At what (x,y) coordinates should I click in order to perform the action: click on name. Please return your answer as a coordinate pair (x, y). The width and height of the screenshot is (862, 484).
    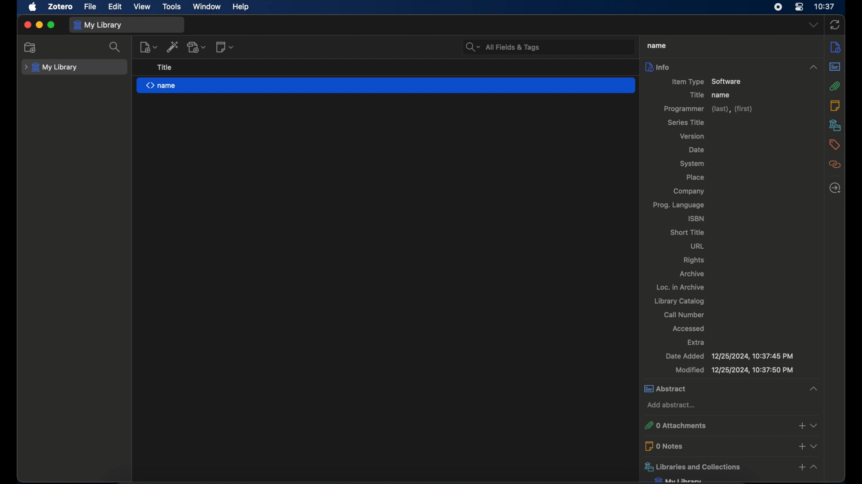
    Looking at the image, I should click on (722, 95).